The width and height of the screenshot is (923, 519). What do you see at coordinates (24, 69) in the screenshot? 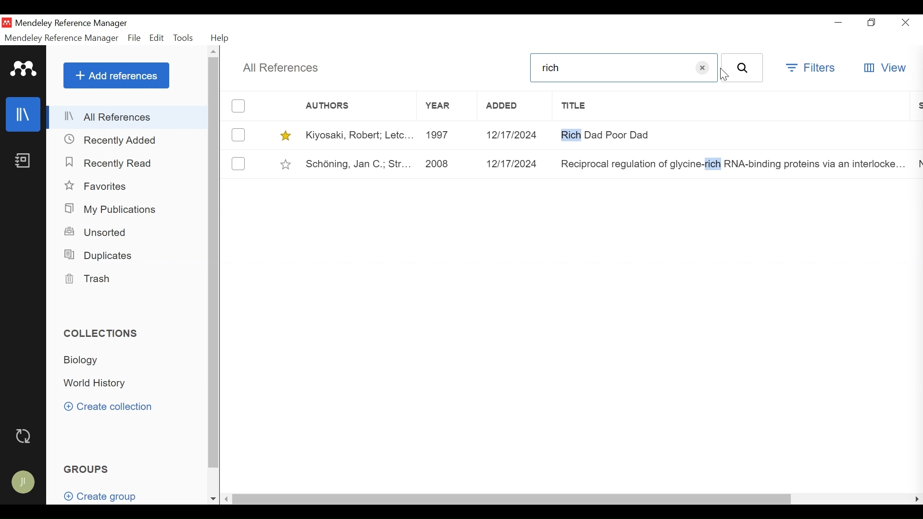
I see `Mendeley Logo` at bounding box center [24, 69].